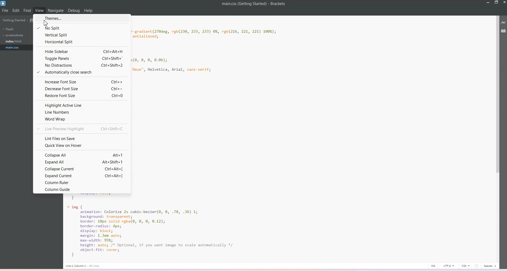 The width and height of the screenshot is (507, 271). What do you see at coordinates (82, 145) in the screenshot?
I see `Quick view on Hoover` at bounding box center [82, 145].